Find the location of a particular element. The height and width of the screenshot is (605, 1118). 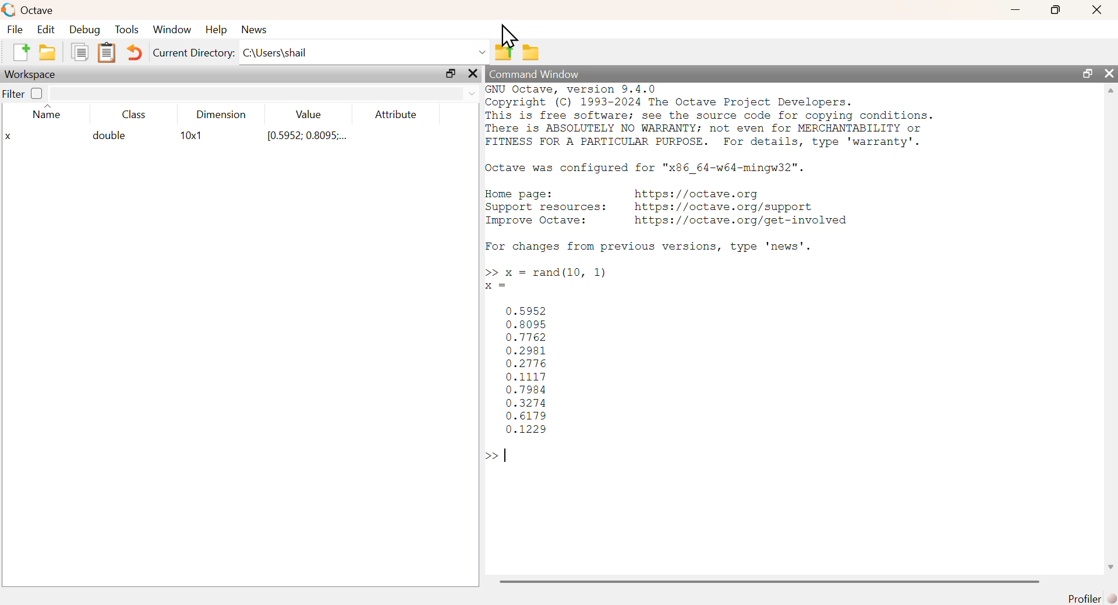

commands is located at coordinates (714, 278).